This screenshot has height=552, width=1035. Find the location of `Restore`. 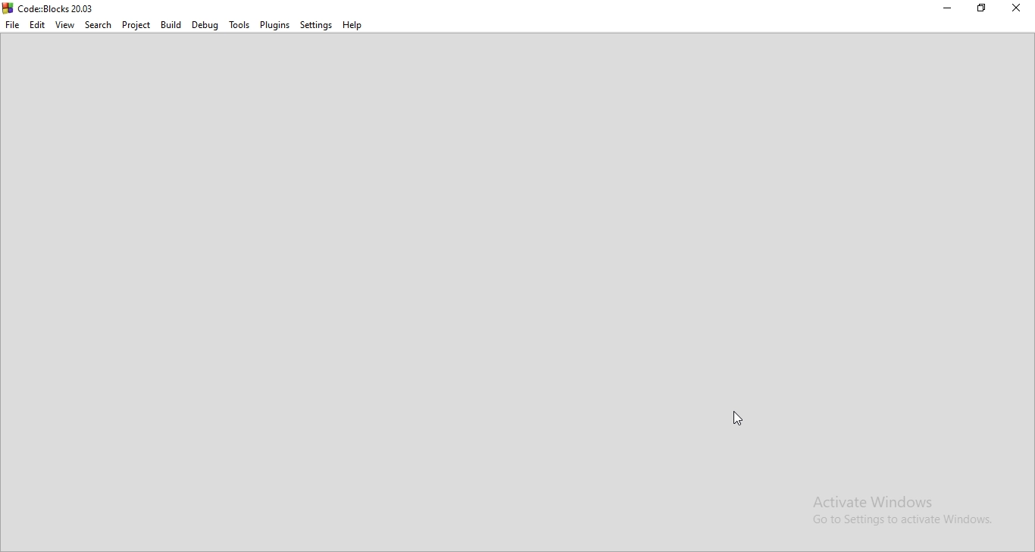

Restore is located at coordinates (979, 8).